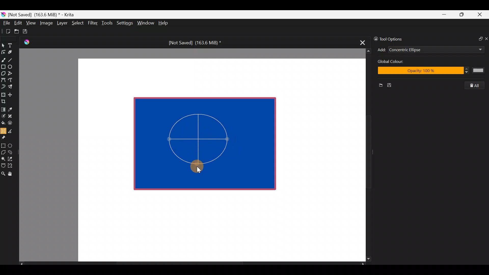  What do you see at coordinates (12, 66) in the screenshot?
I see `Ellipse tool` at bounding box center [12, 66].